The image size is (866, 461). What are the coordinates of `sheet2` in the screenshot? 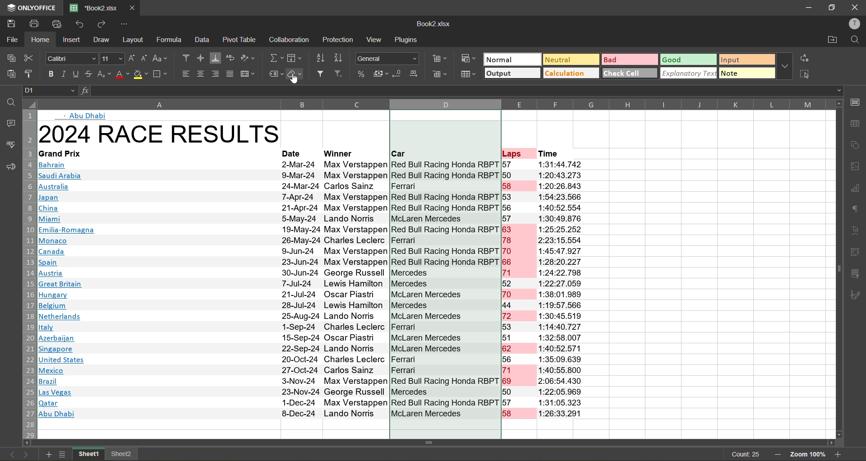 It's located at (122, 455).